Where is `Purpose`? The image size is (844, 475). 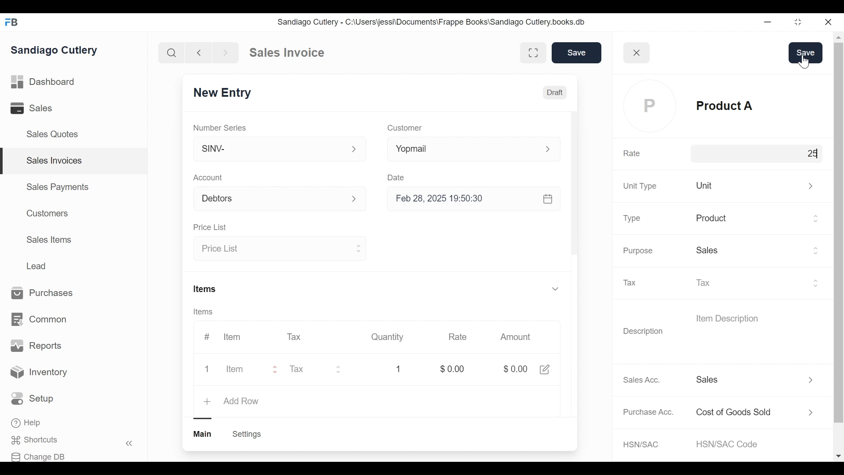
Purpose is located at coordinates (637, 251).